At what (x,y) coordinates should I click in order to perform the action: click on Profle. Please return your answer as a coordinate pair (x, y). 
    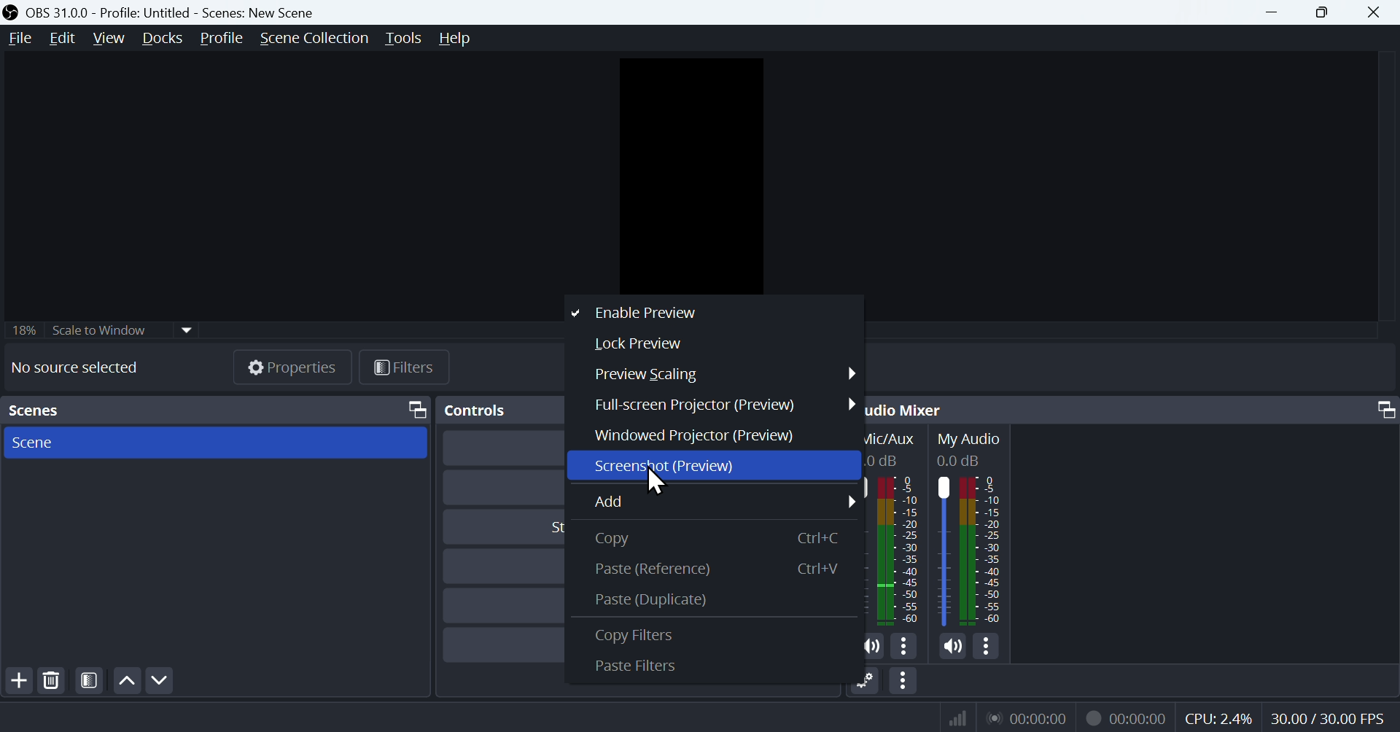
    Looking at the image, I should click on (219, 39).